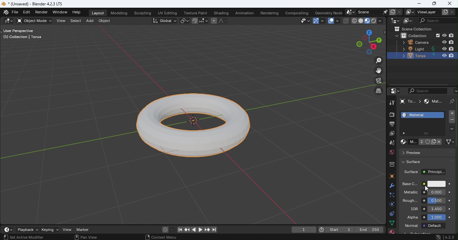 The height and width of the screenshot is (240, 458). I want to click on Start 1, so click(341, 230).